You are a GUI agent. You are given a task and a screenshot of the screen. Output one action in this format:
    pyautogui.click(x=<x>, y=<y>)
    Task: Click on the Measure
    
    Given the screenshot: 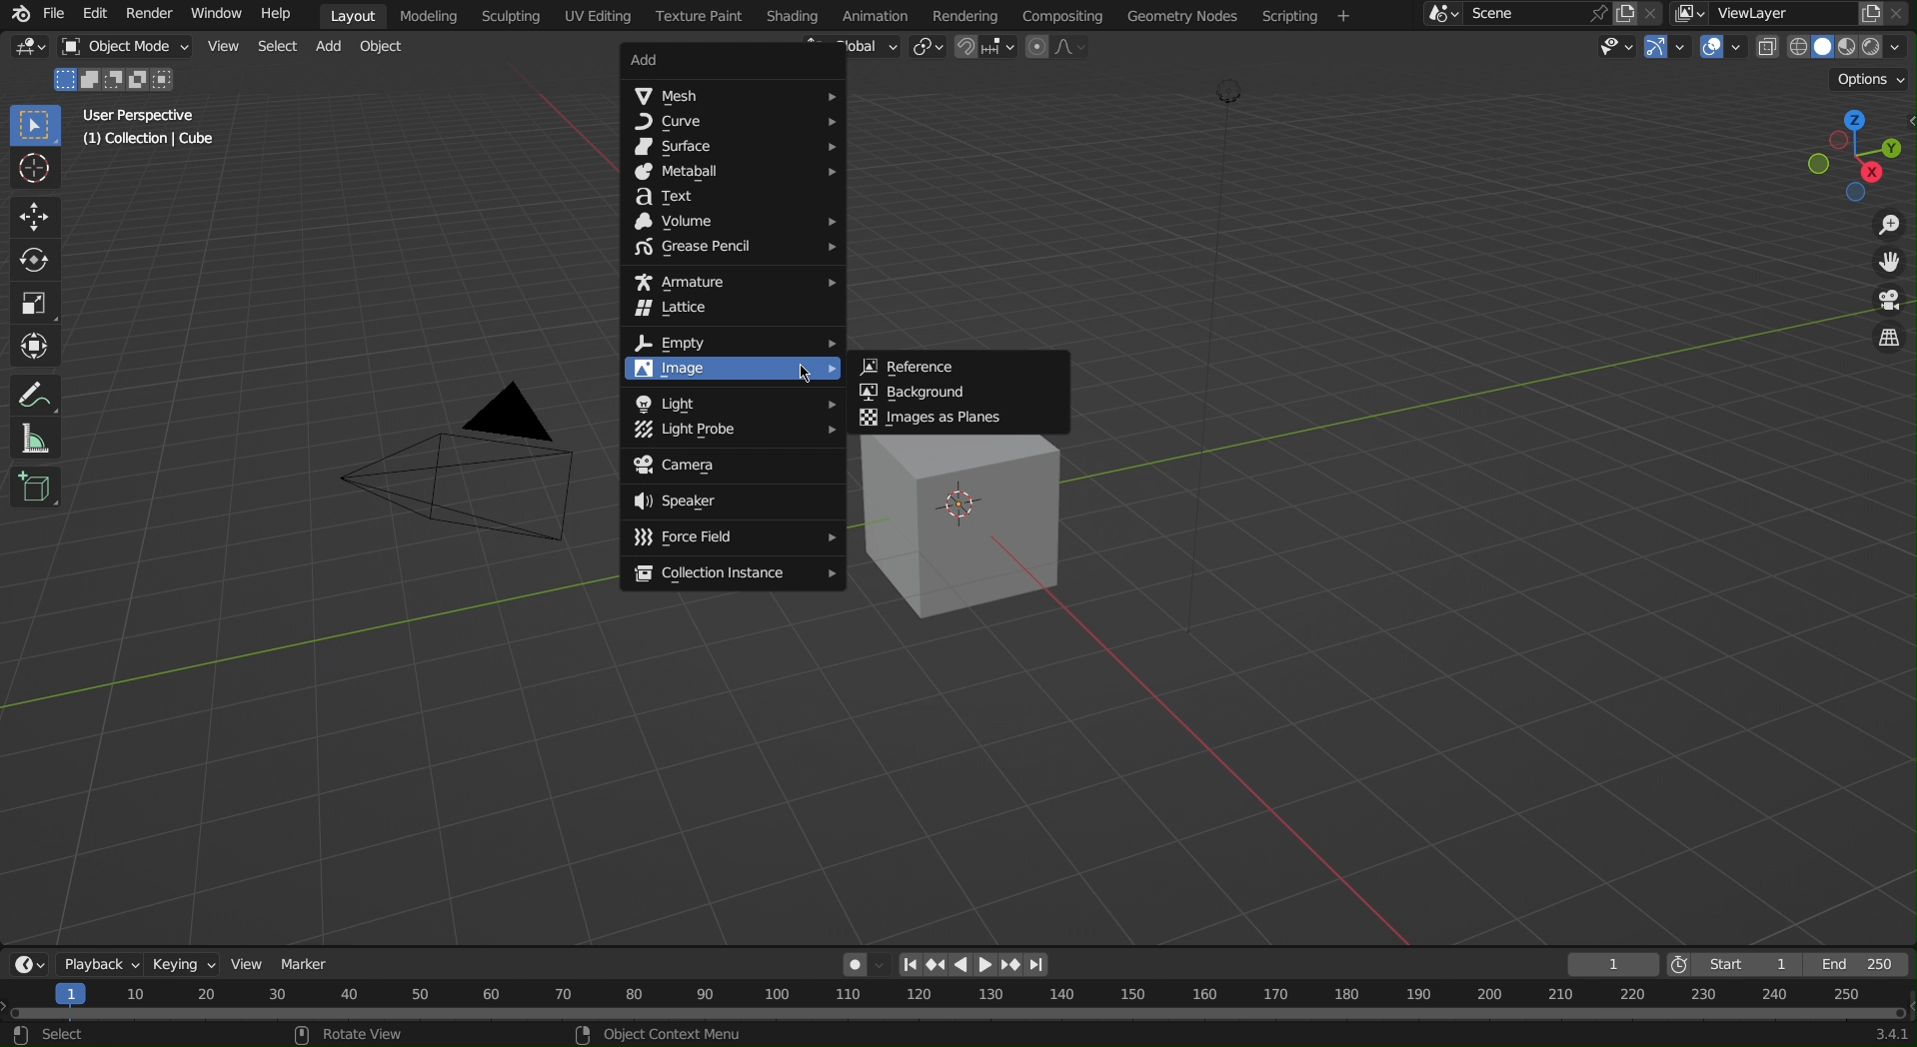 What is the action you would take?
    pyautogui.click(x=32, y=439)
    